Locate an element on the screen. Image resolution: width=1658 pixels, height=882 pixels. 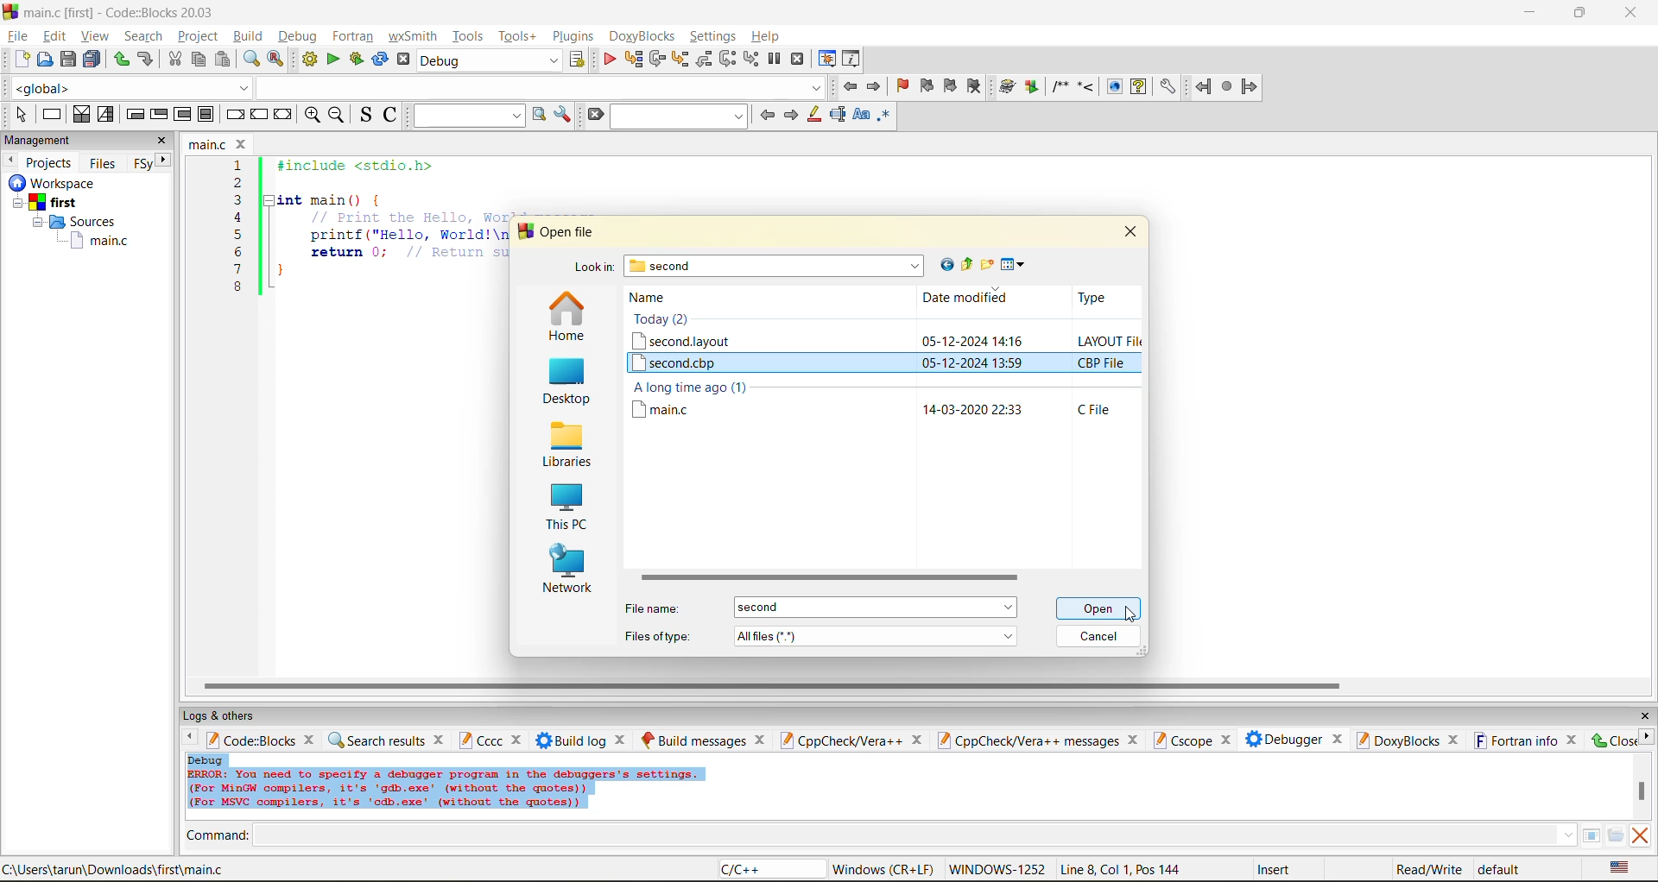
search is located at coordinates (680, 116).